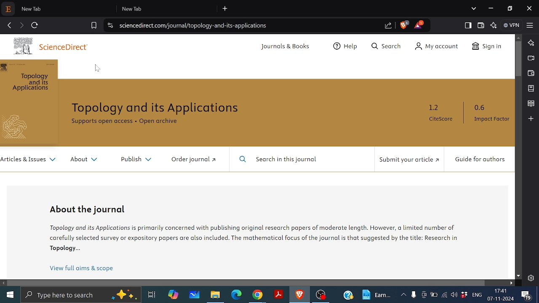 This screenshot has width=539, height=303. Describe the element at coordinates (225, 9) in the screenshot. I see `Add a new tab` at that location.